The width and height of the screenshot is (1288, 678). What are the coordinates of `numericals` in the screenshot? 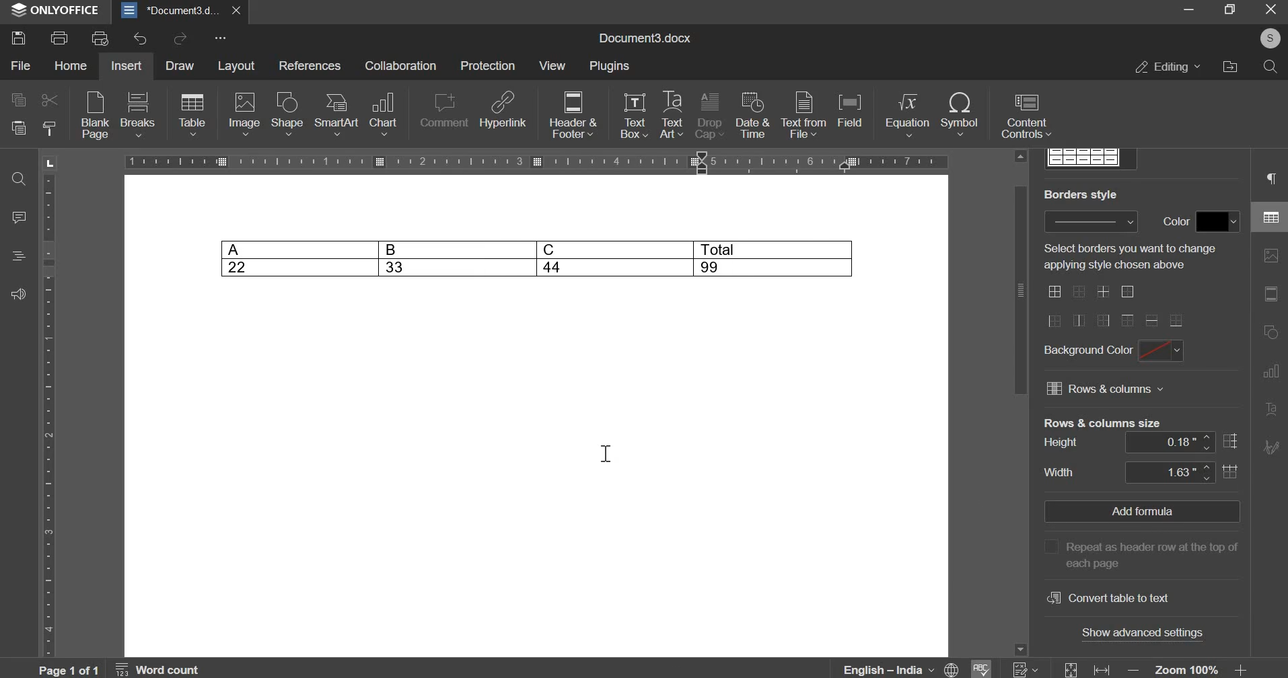 It's located at (1025, 669).